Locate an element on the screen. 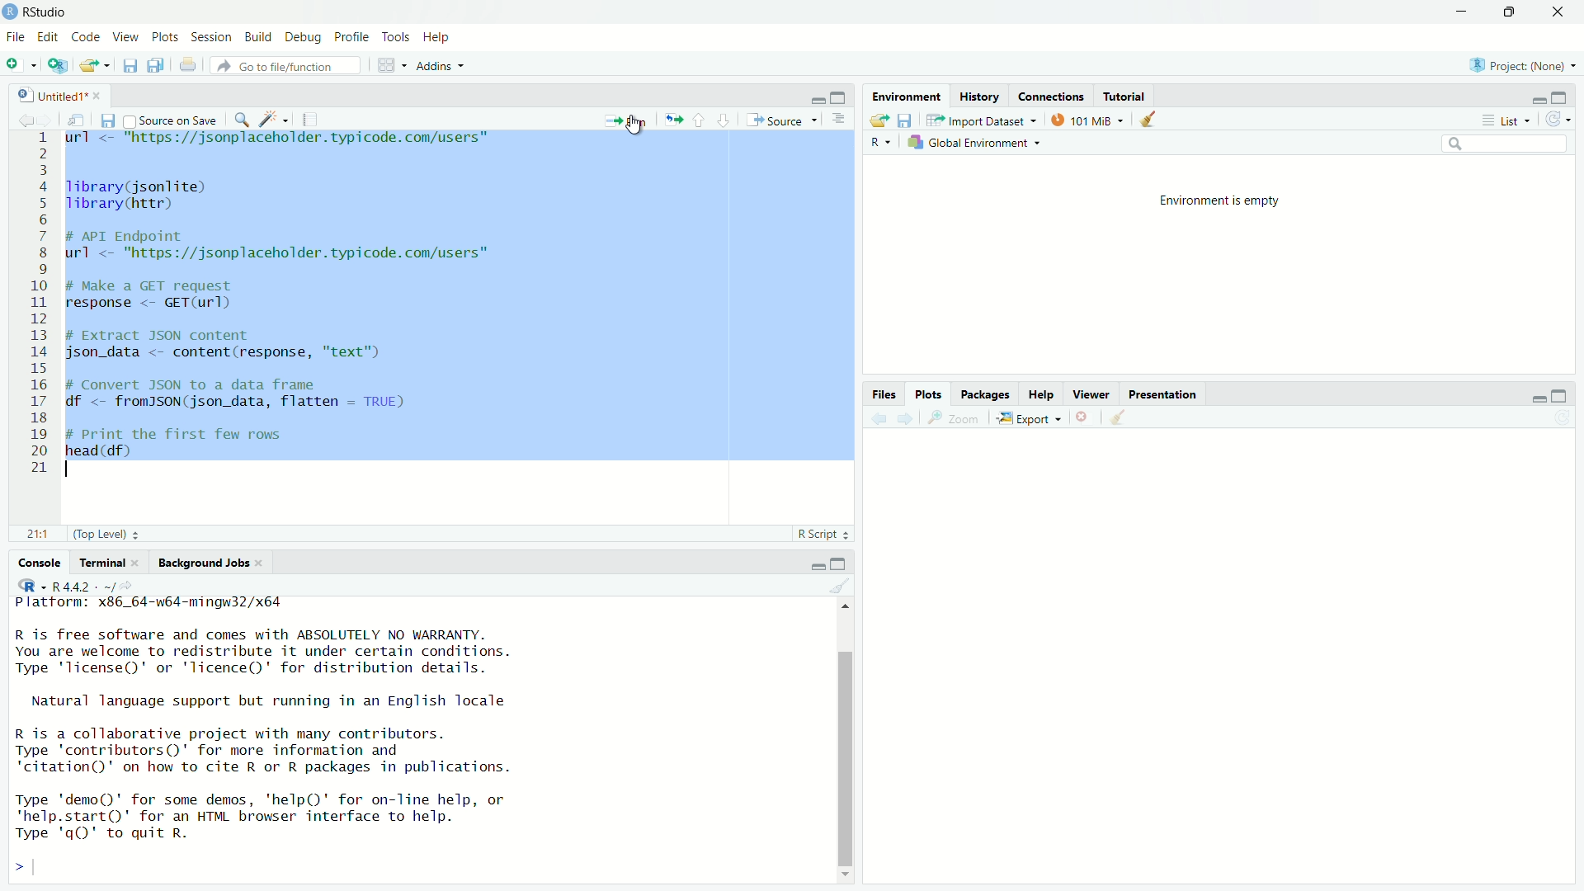  # Make a GET request
response <- GET(url) is located at coordinates (159, 297).